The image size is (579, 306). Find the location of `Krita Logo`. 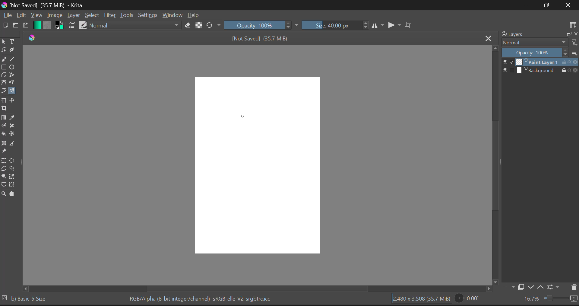

Krita Logo is located at coordinates (31, 37).